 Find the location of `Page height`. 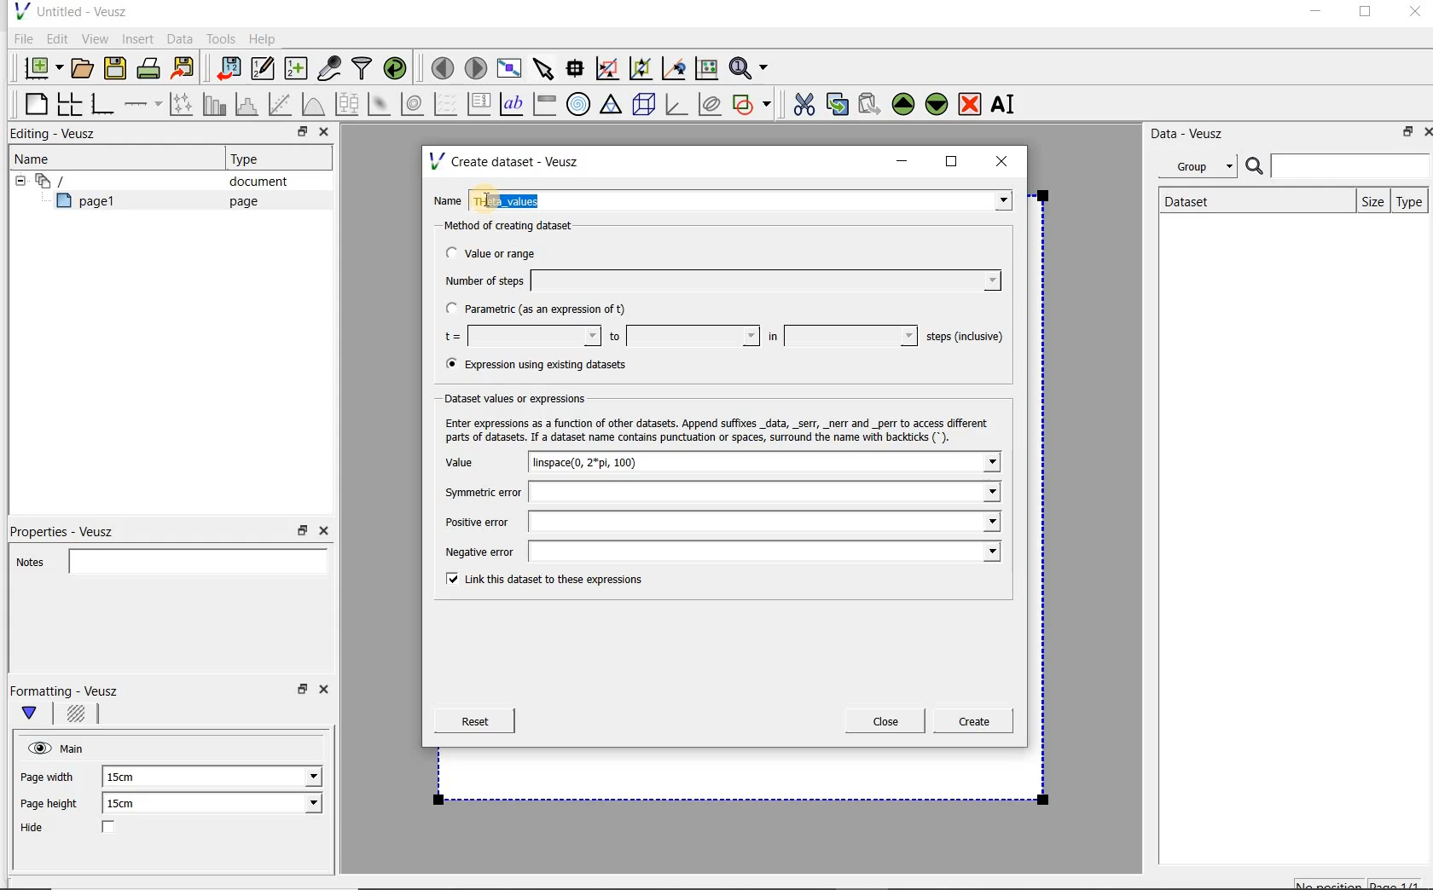

Page height is located at coordinates (55, 806).